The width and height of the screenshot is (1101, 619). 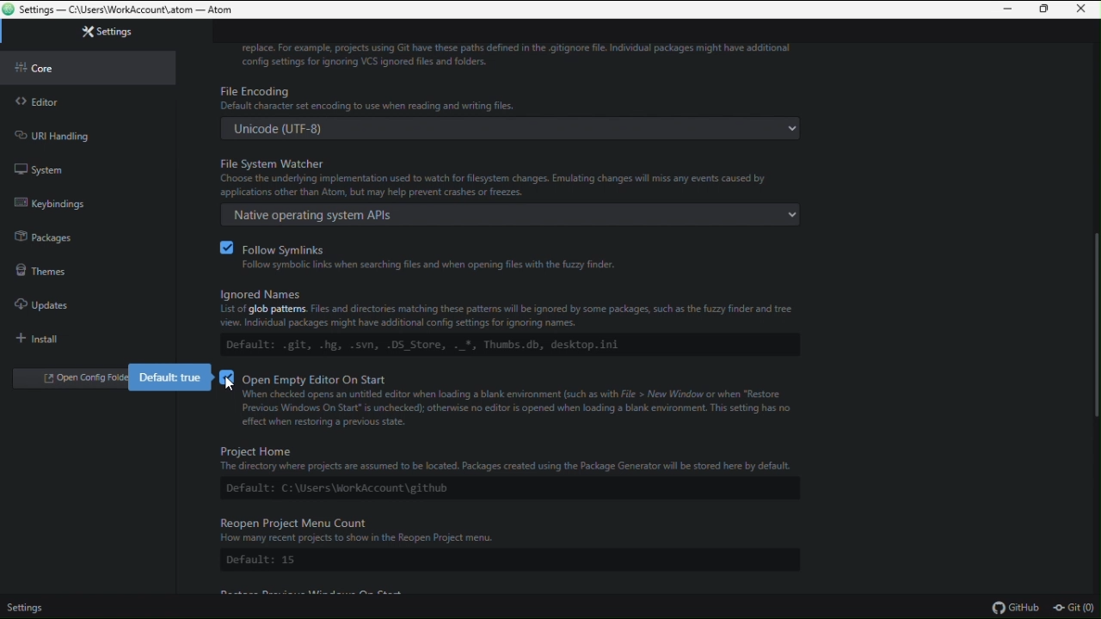 I want to click on Url handling, so click(x=60, y=133).